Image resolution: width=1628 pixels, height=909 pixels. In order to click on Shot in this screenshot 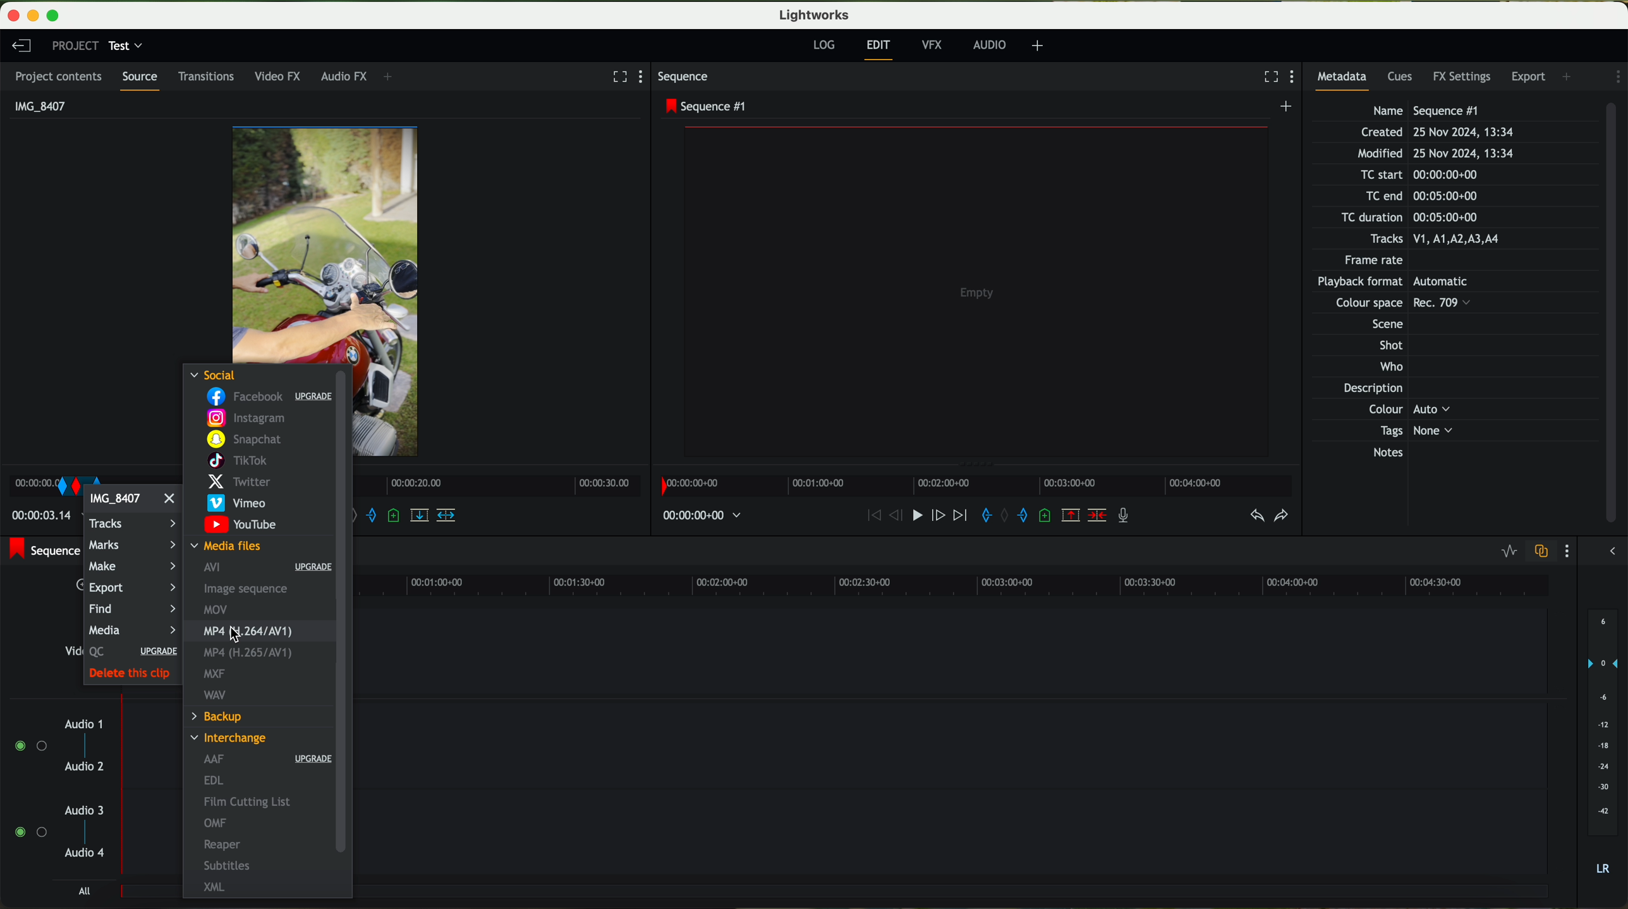, I will do `click(1389, 345)`.